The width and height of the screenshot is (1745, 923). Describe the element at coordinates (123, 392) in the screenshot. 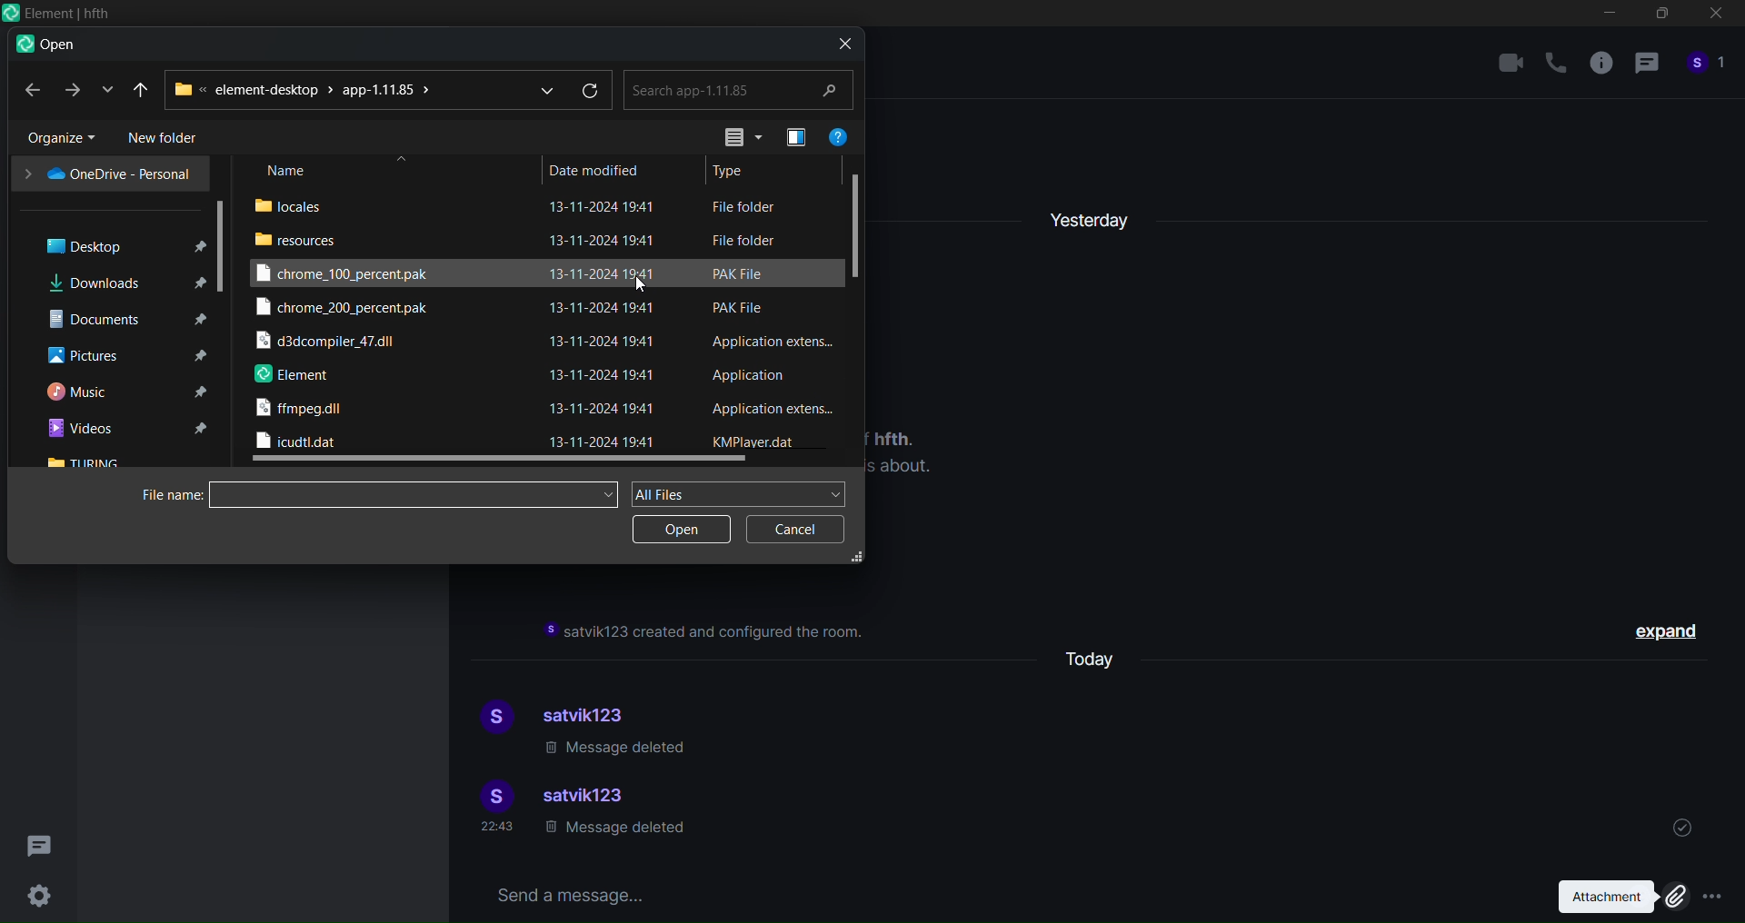

I see `music` at that location.